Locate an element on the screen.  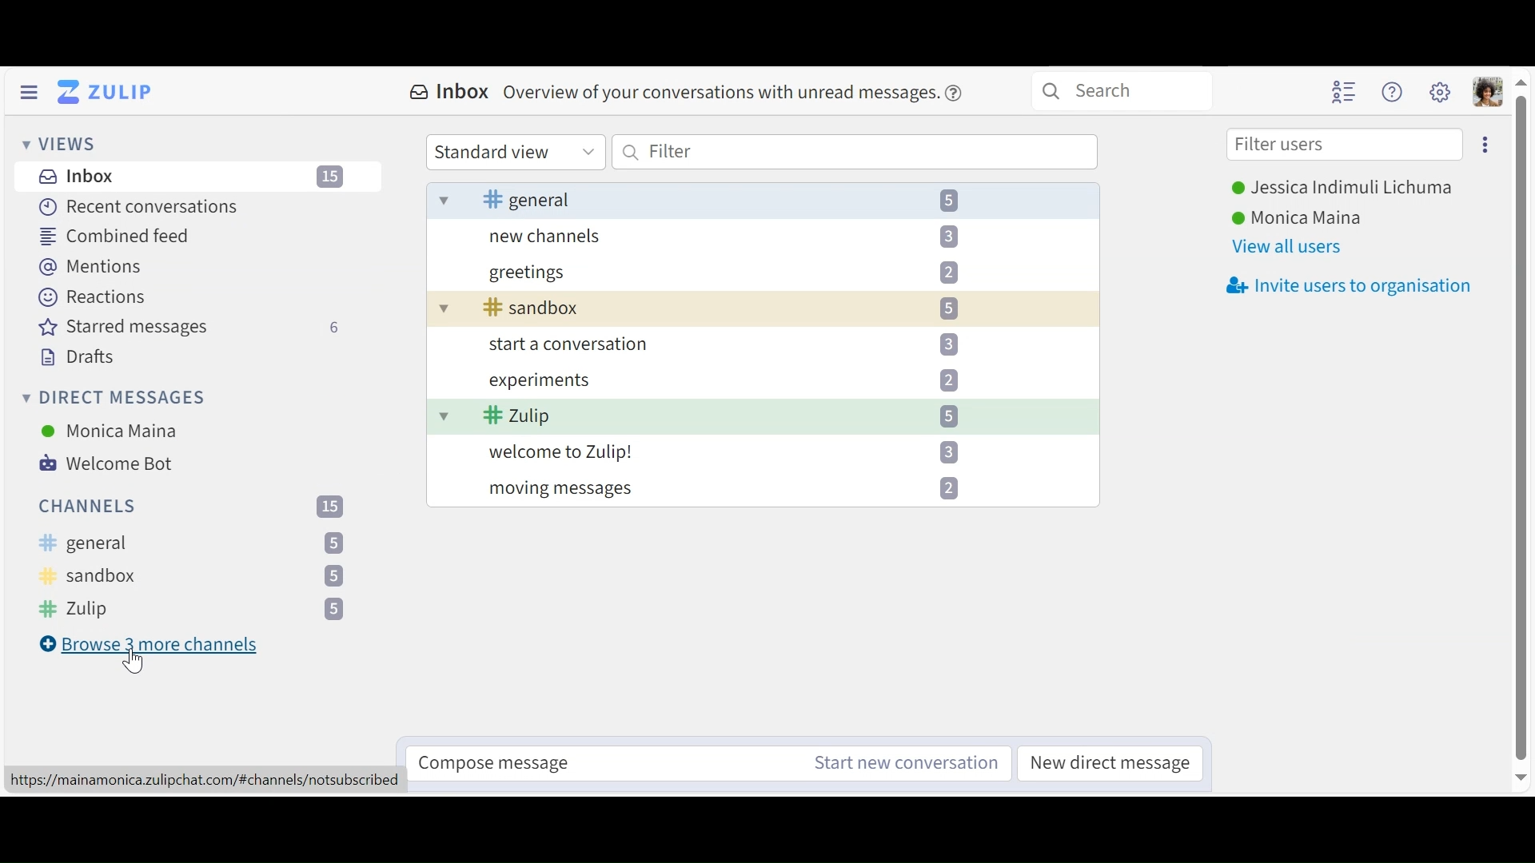
User is located at coordinates (114, 432).